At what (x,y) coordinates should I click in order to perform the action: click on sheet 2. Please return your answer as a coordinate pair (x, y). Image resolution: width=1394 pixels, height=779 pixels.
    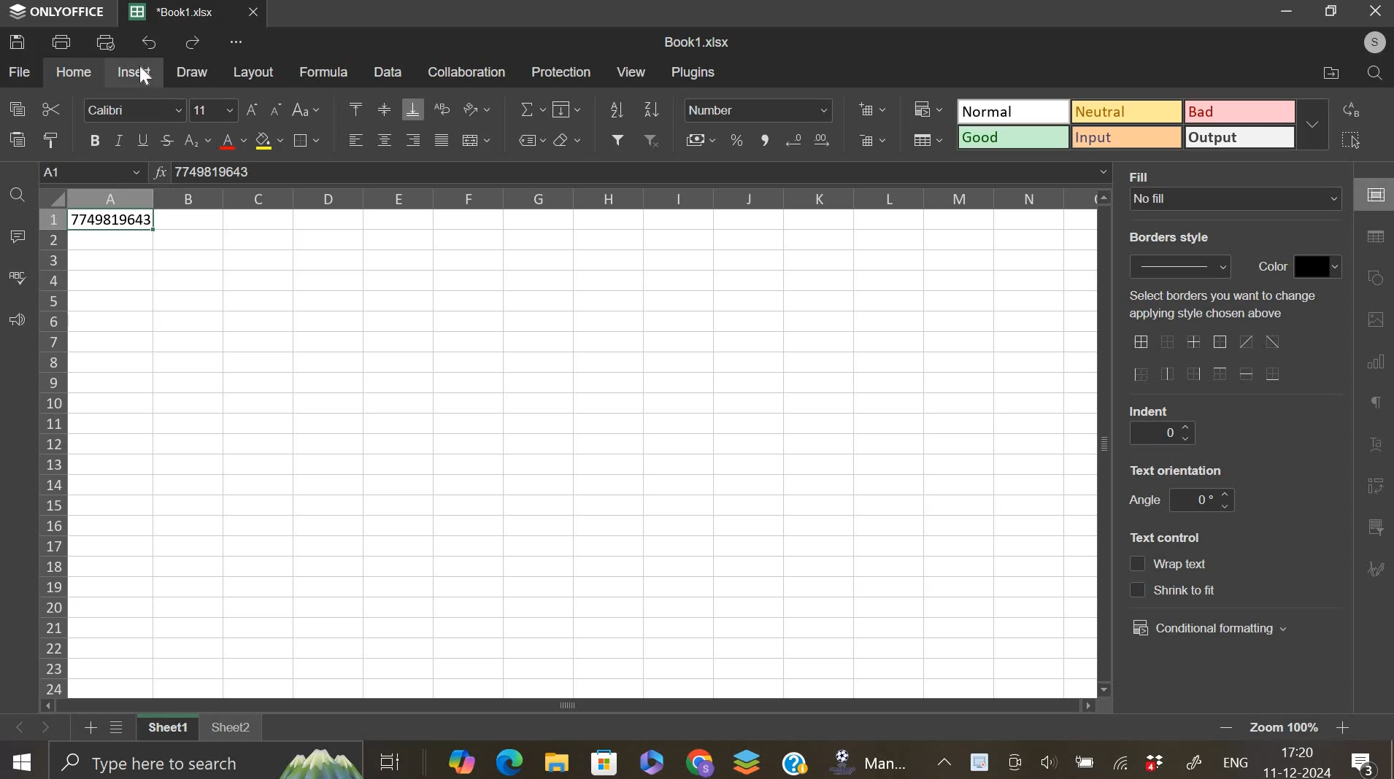
    Looking at the image, I should click on (232, 732).